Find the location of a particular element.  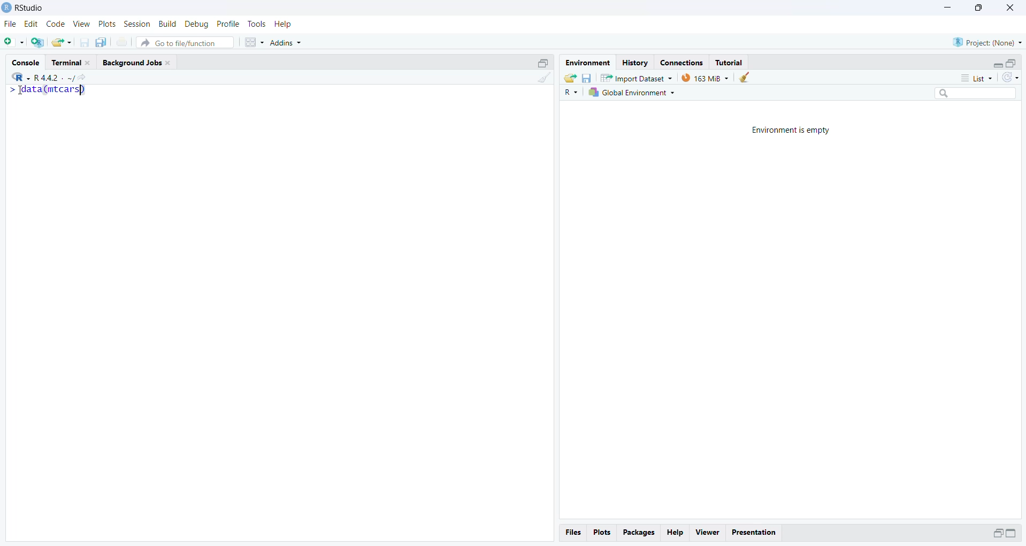

files is located at coordinates (574, 533).